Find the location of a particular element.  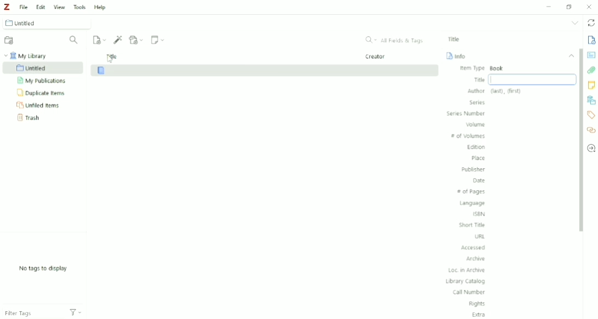

Collapse section is located at coordinates (572, 56).